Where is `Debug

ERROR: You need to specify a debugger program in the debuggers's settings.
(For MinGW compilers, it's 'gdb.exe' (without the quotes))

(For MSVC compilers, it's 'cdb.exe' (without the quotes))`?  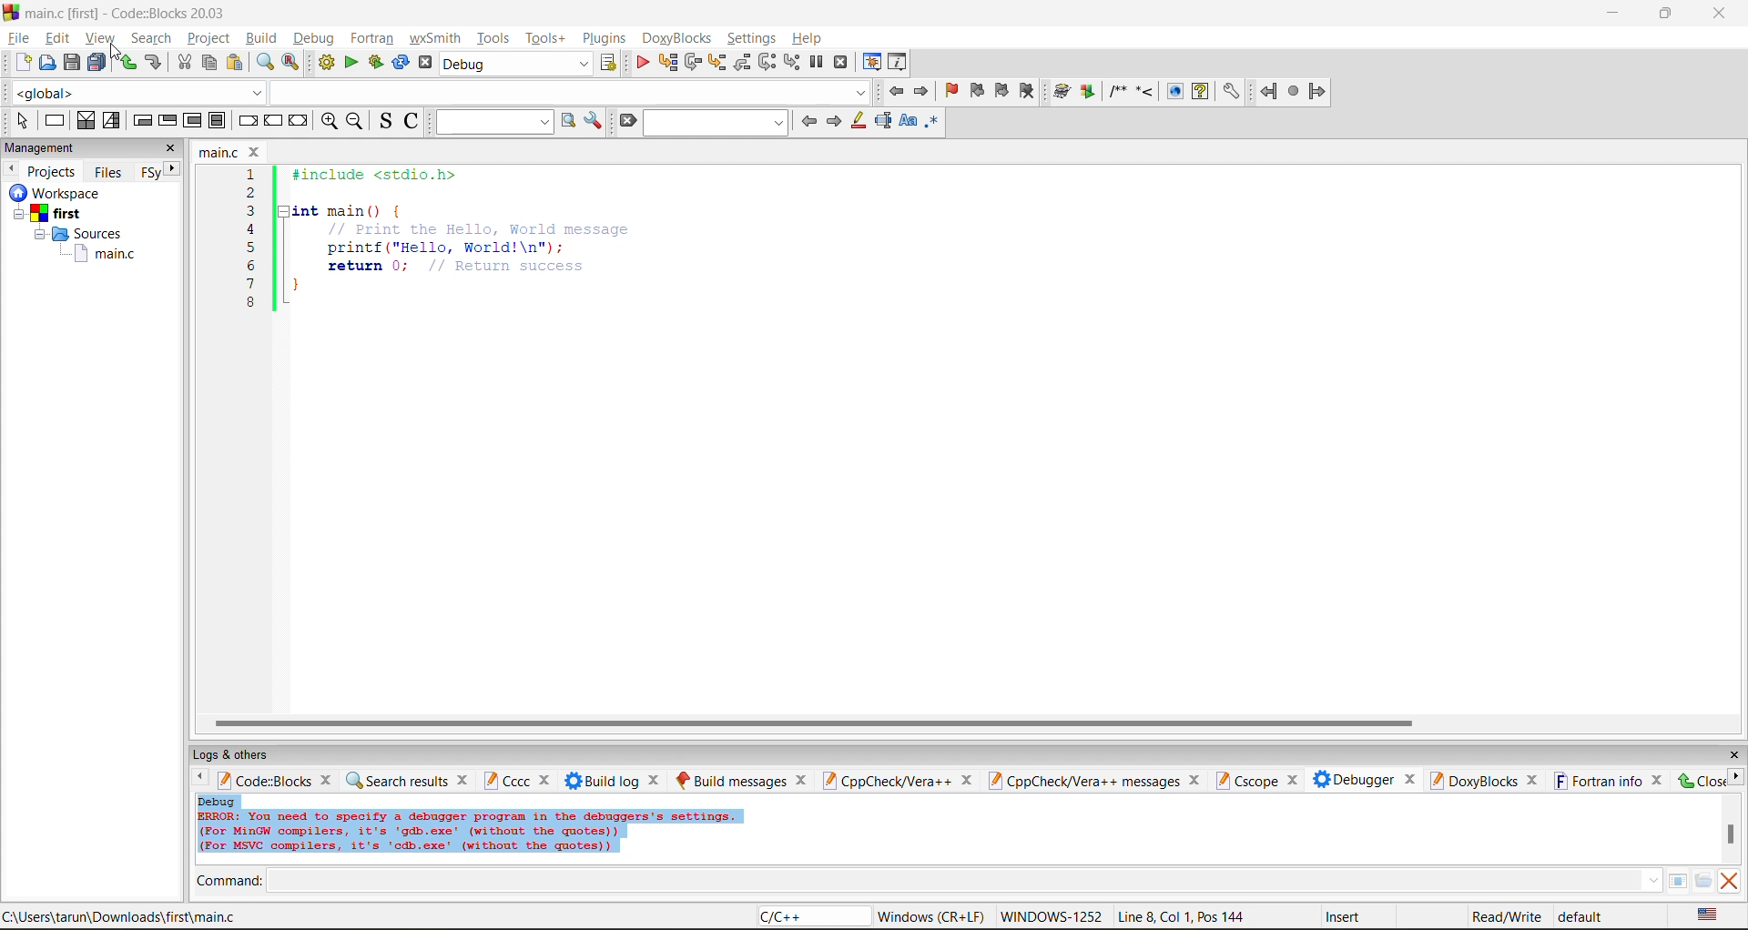
Debug

ERROR: You need to specify a debugger program in the debuggers's settings.
(For MinGW compilers, it's 'gdb.exe' (without the quotes))

(For MSVC compilers, it's 'cdb.exe' (without the quotes)) is located at coordinates (471, 826).